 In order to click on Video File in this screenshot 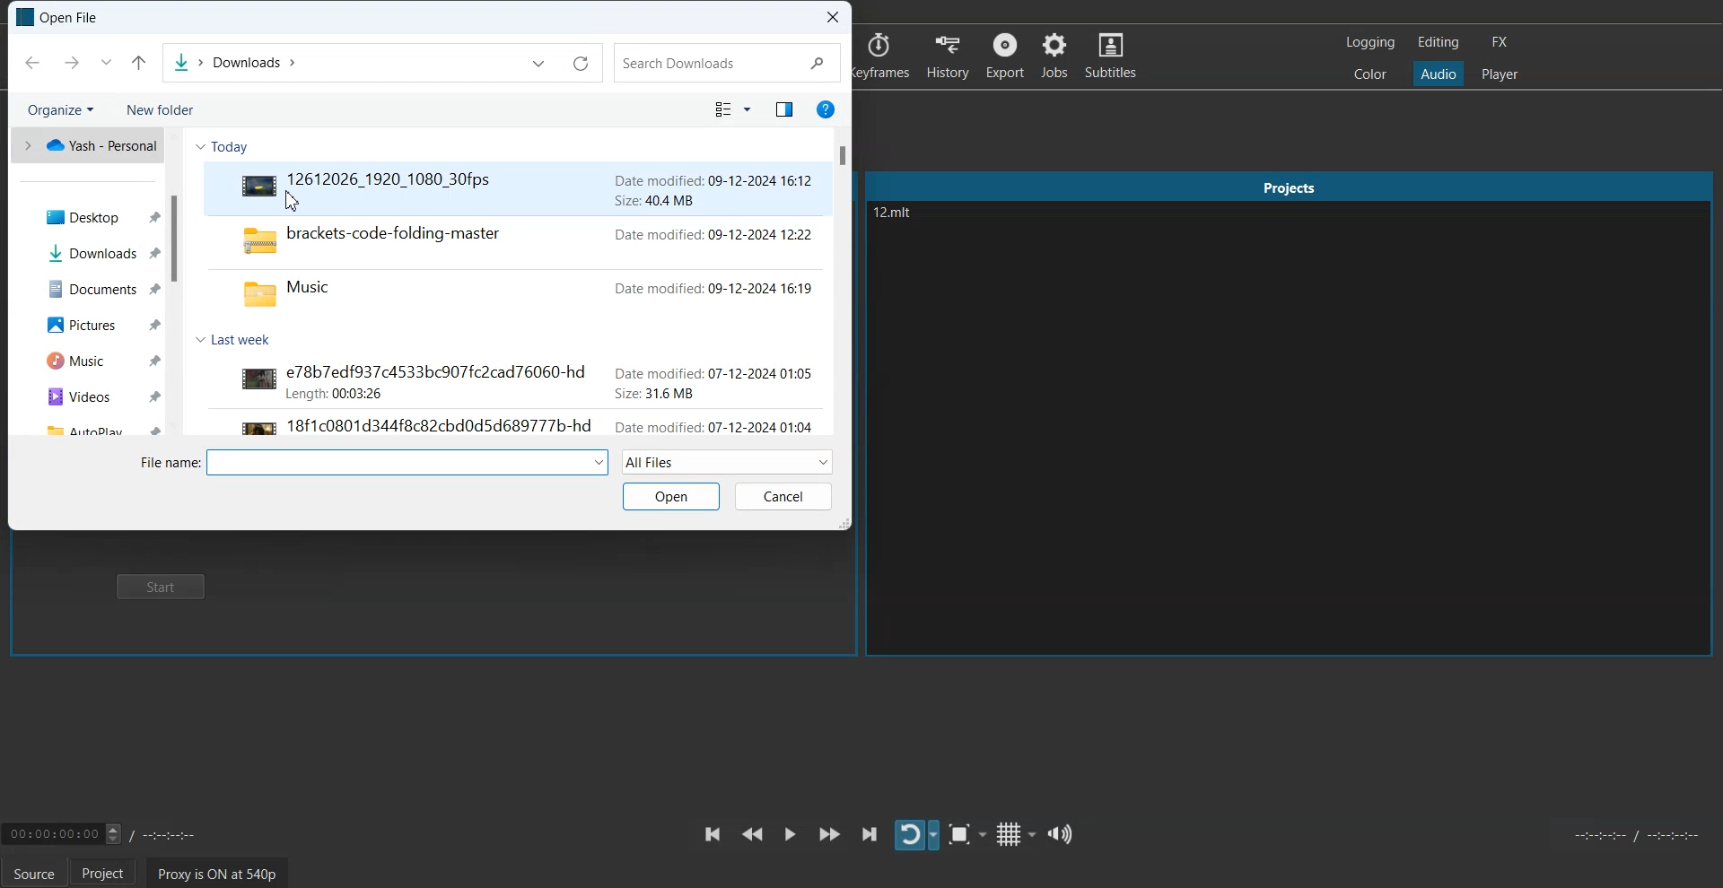, I will do `click(519, 188)`.